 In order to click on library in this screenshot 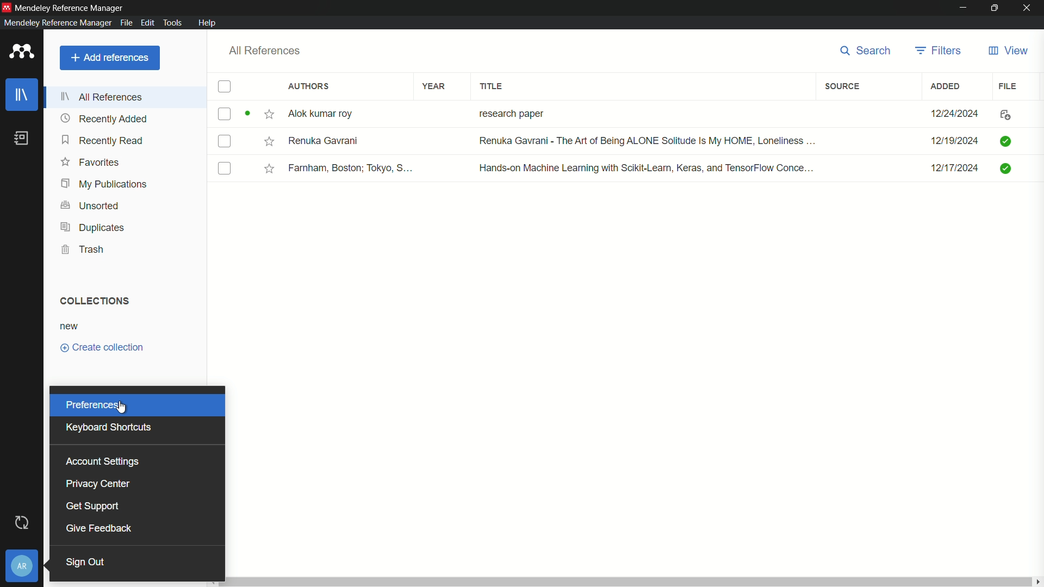, I will do `click(22, 95)`.